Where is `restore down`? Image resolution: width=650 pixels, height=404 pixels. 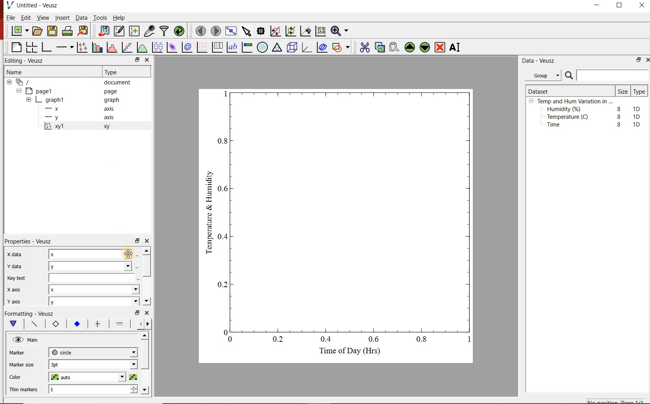 restore down is located at coordinates (137, 241).